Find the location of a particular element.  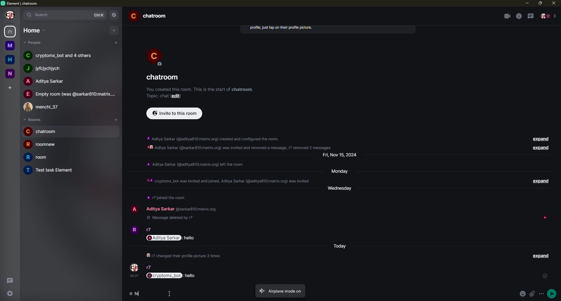

room is located at coordinates (51, 170).